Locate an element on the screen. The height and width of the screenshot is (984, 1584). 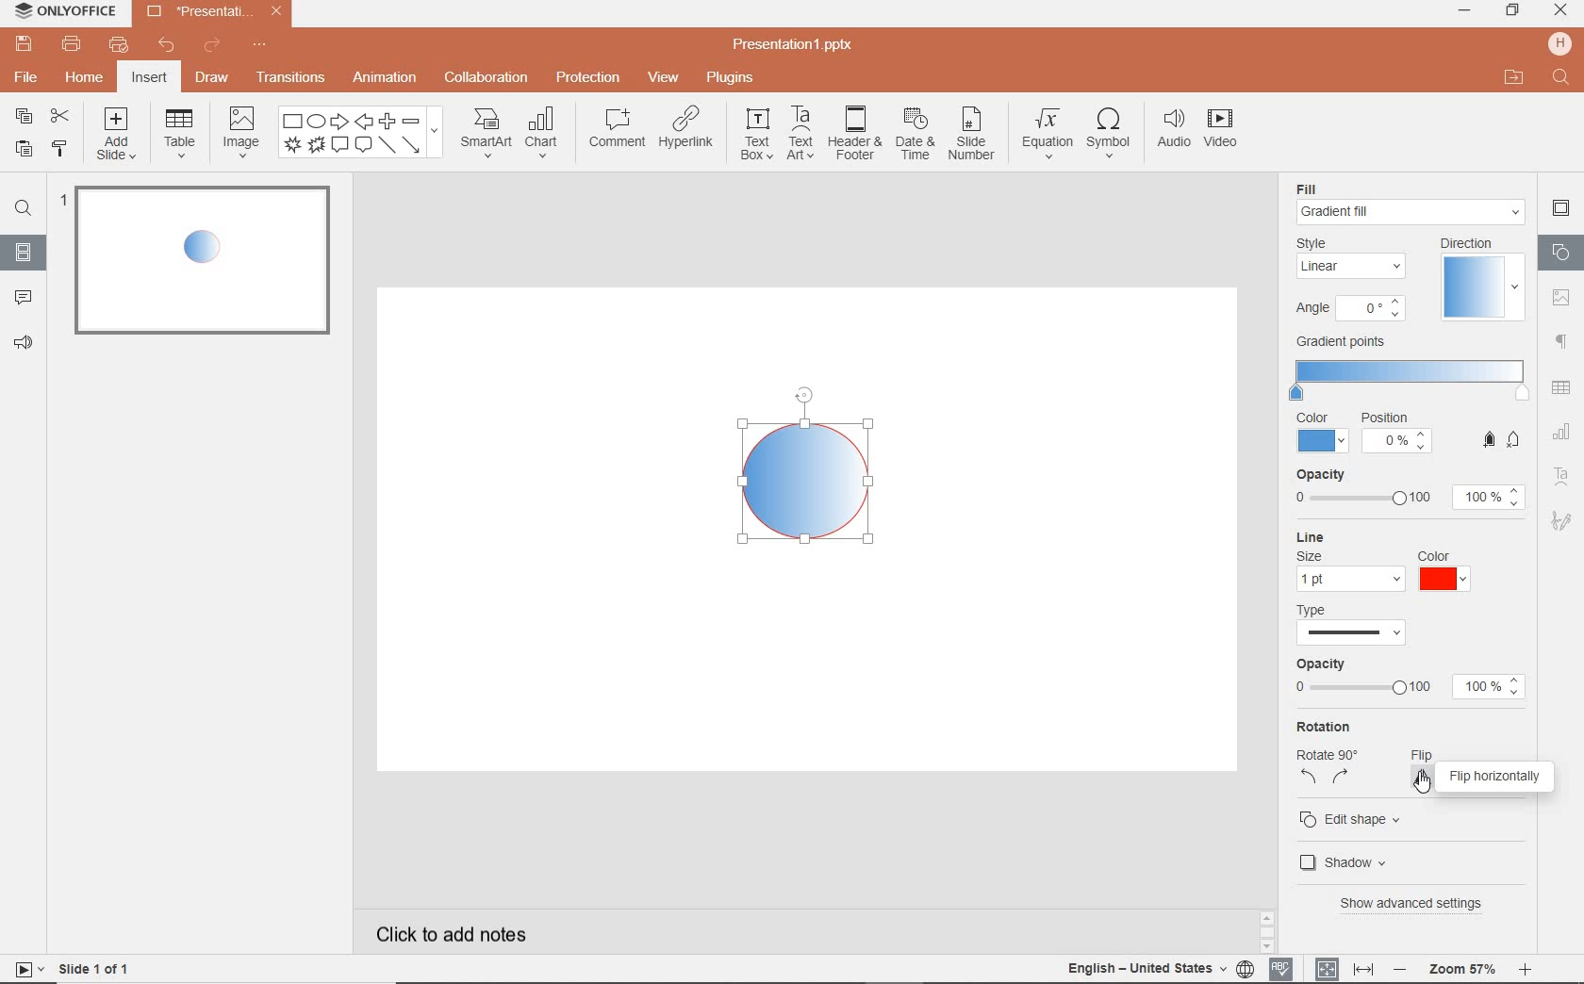
text art is located at coordinates (802, 134).